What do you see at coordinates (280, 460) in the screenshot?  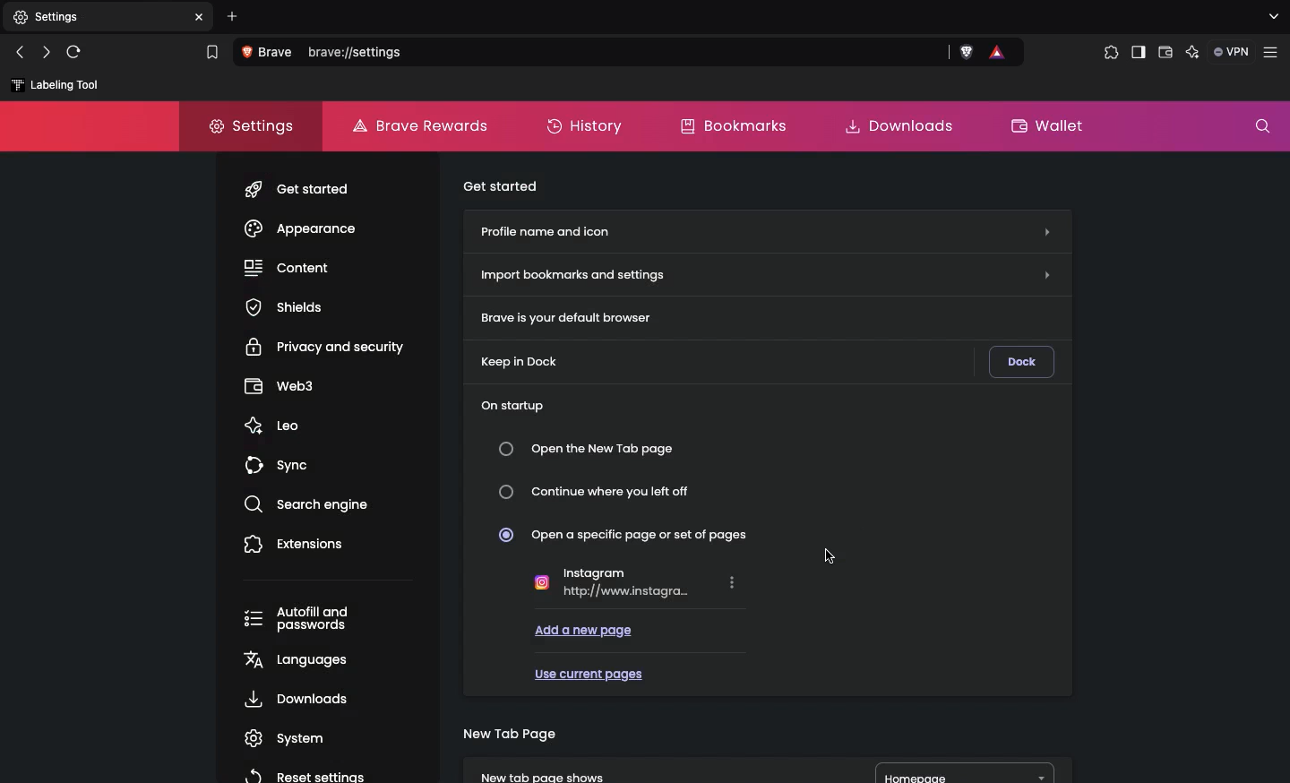 I see `Sync` at bounding box center [280, 460].